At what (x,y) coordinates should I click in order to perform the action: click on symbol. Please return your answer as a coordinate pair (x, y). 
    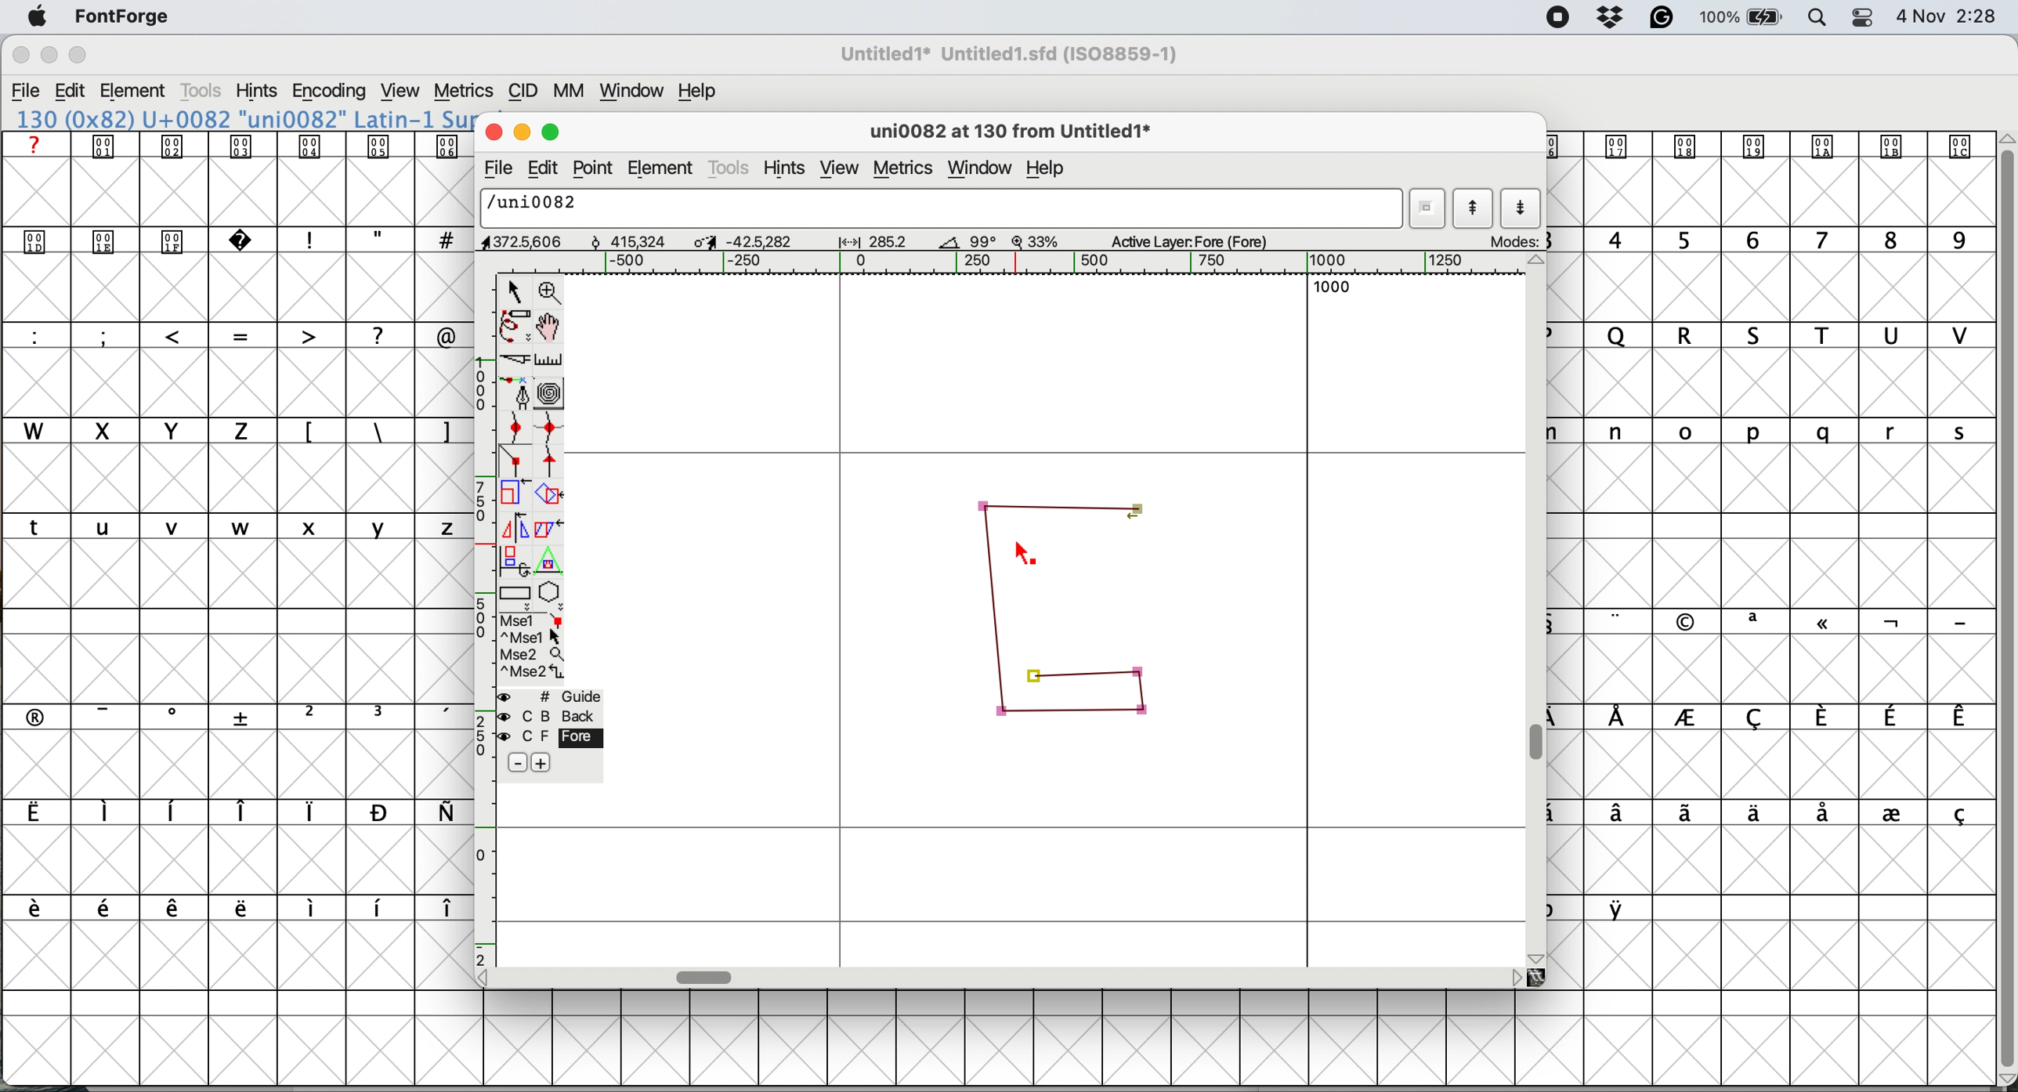
    Looking at the image, I should click on (1765, 145).